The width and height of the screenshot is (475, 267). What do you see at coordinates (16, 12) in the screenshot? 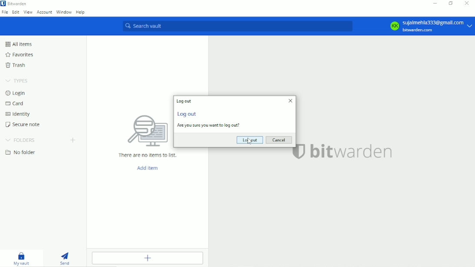
I see `Edit` at bounding box center [16, 12].